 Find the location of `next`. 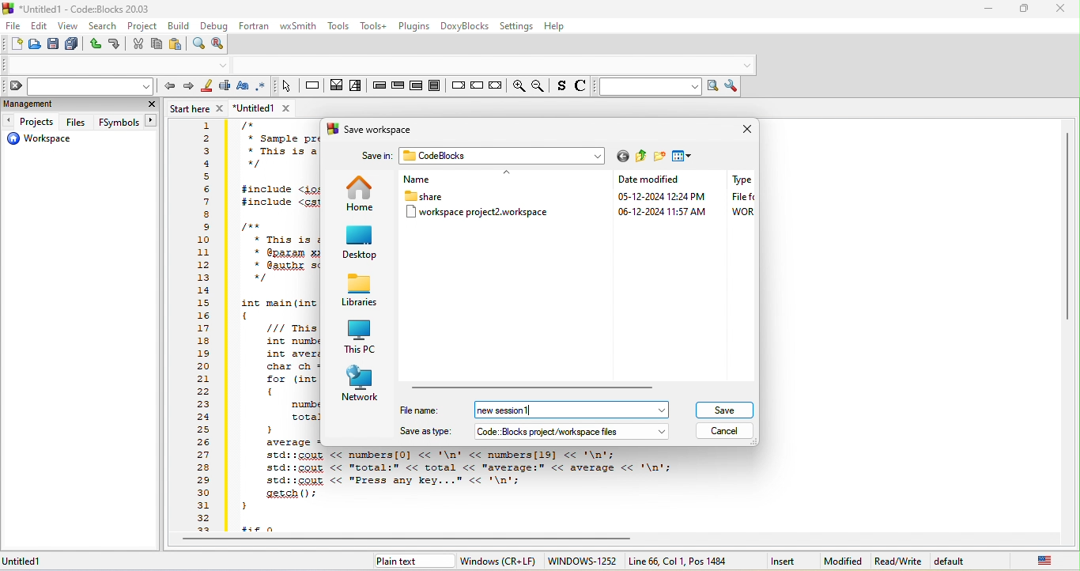

next is located at coordinates (187, 89).